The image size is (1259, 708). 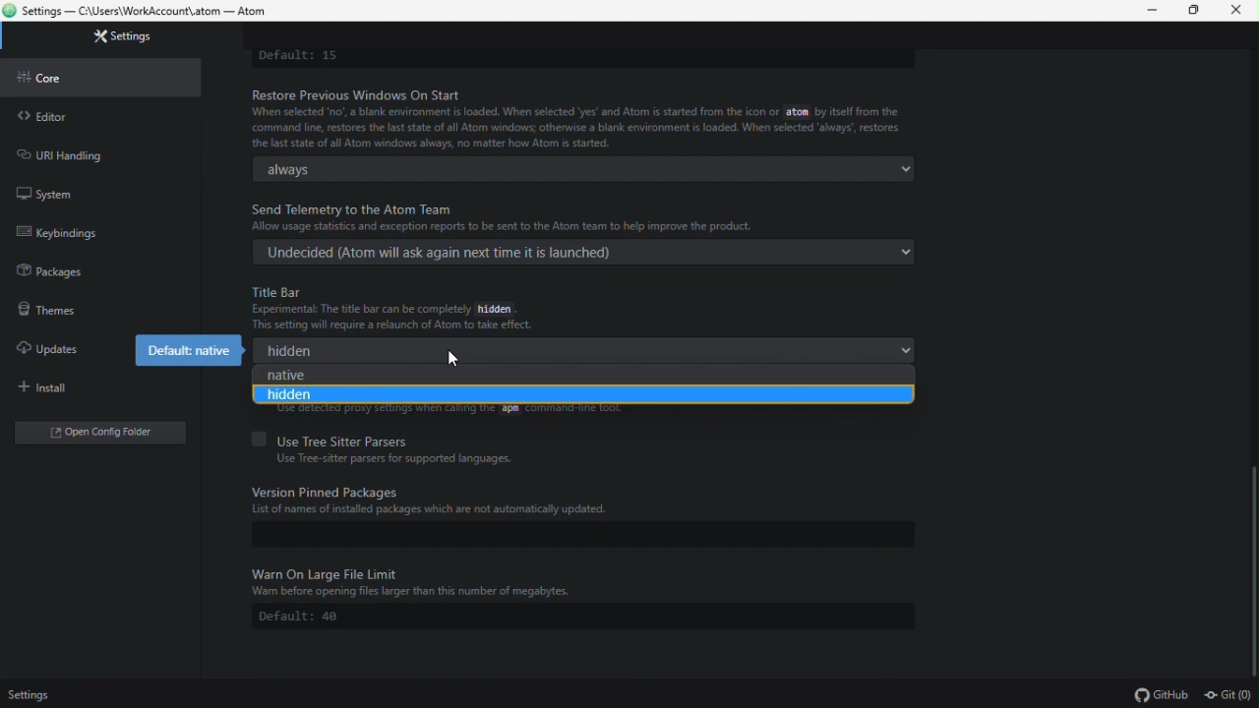 I want to click on URI handling, so click(x=94, y=152).